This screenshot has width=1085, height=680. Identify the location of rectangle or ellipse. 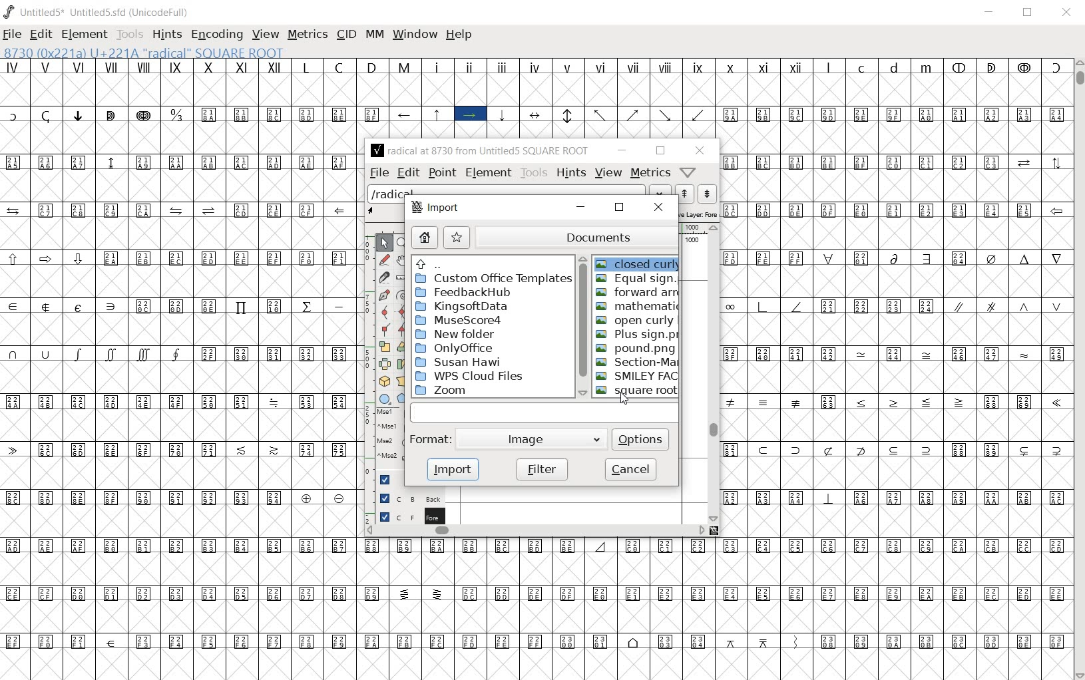
(384, 399).